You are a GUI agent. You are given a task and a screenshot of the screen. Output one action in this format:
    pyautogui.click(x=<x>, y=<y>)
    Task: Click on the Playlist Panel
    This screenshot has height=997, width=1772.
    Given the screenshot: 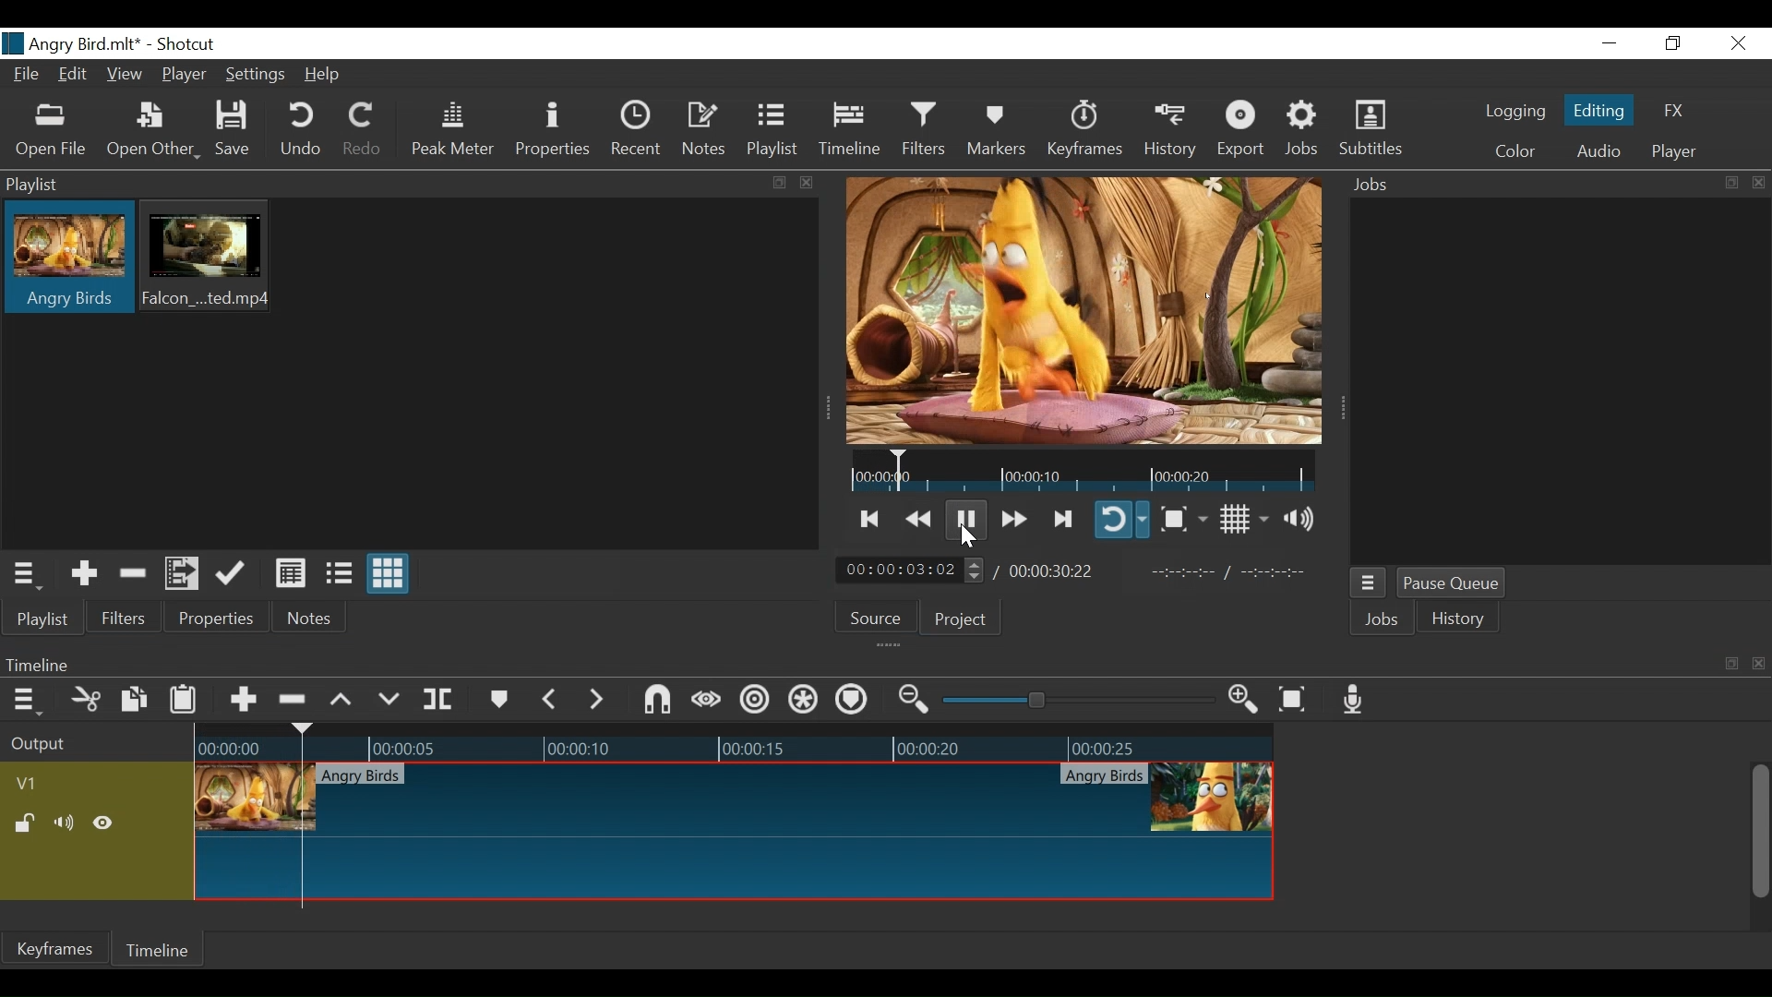 What is the action you would take?
    pyautogui.click(x=405, y=185)
    